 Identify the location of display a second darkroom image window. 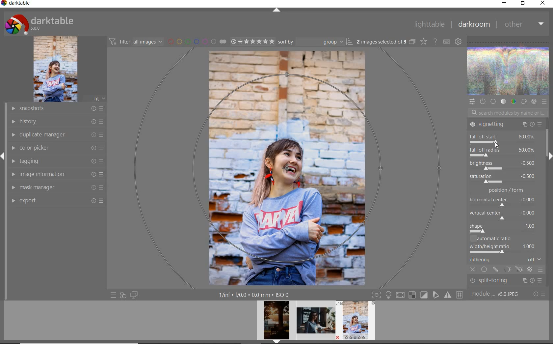
(134, 295).